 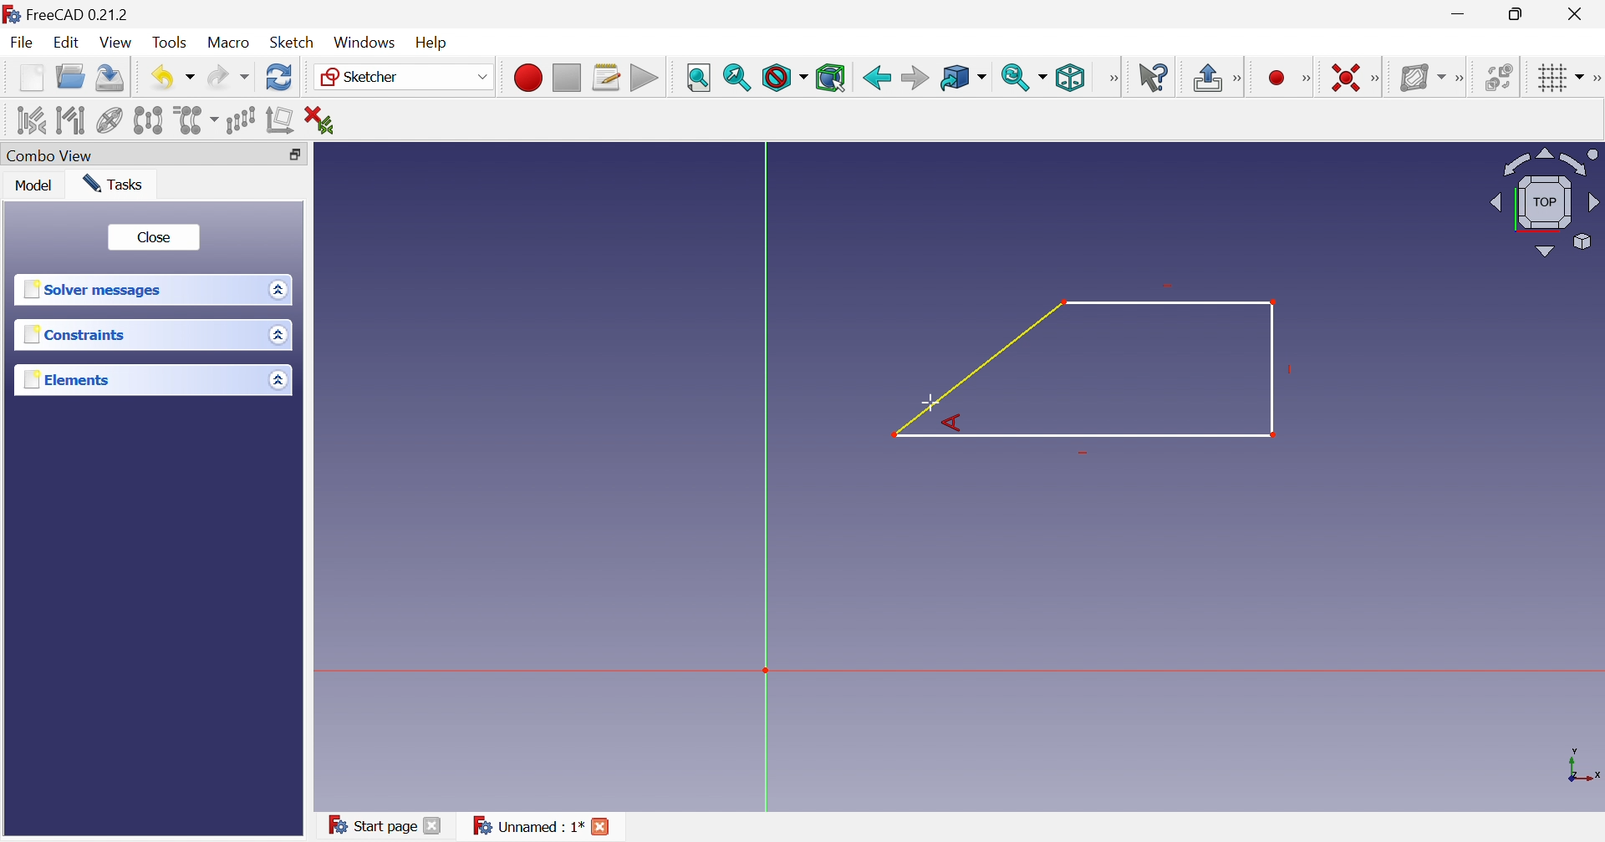 What do you see at coordinates (1340, 75) in the screenshot?
I see `Constraint Horizontally` at bounding box center [1340, 75].